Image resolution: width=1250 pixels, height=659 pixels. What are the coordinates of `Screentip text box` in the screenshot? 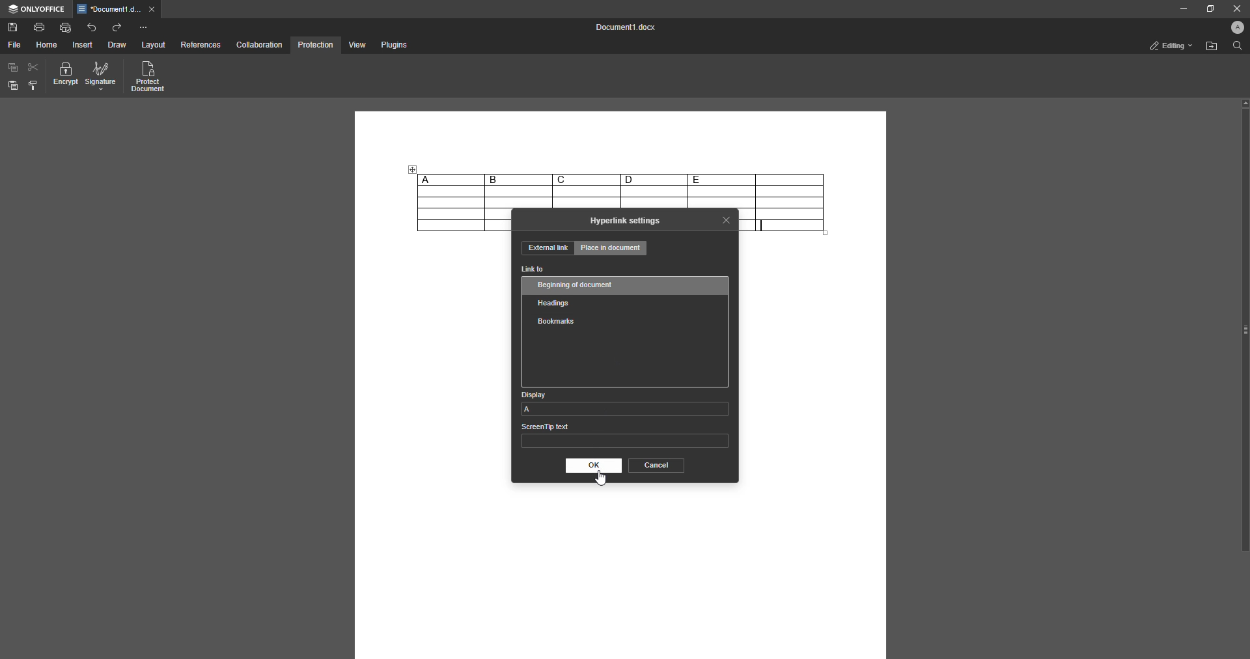 It's located at (624, 438).